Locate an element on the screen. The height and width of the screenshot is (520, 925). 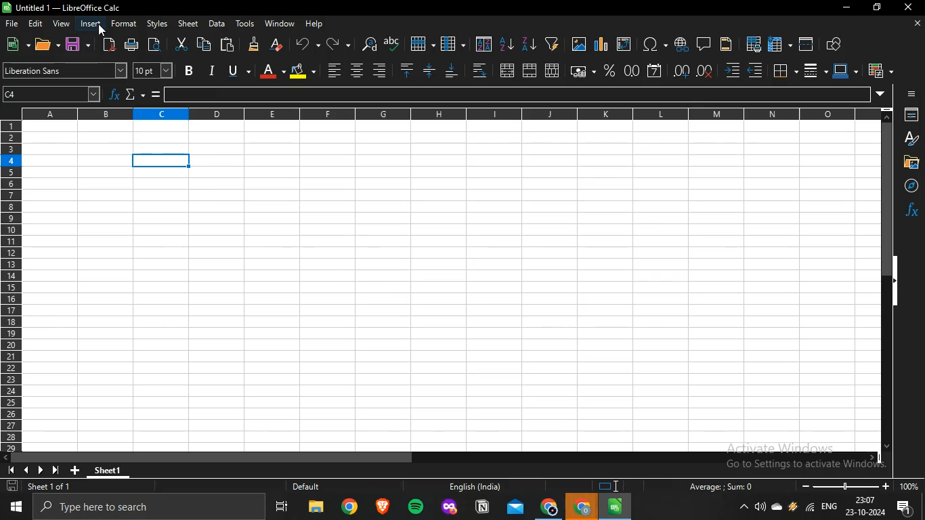
conditional is located at coordinates (878, 70).